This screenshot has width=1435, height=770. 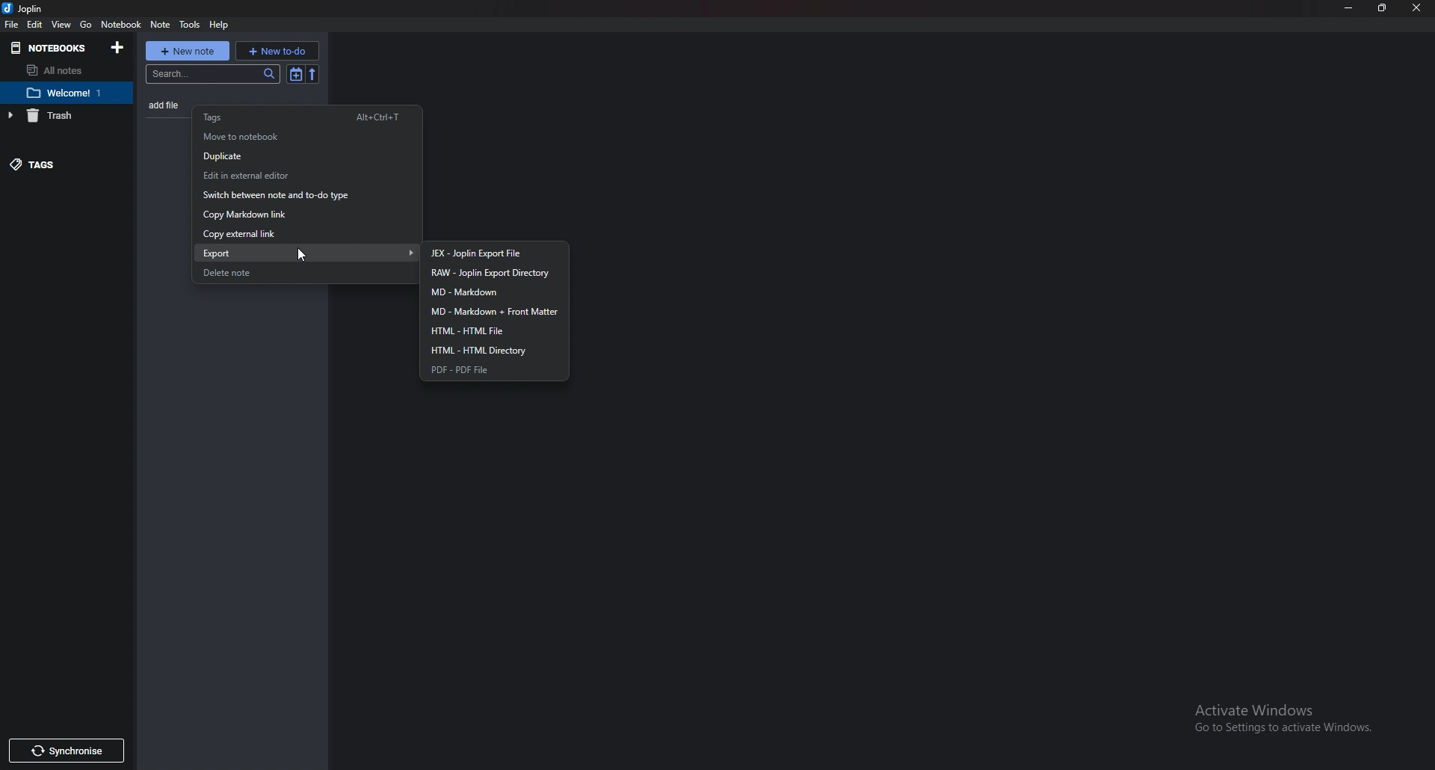 What do you see at coordinates (293, 75) in the screenshot?
I see `Toggle sort order` at bounding box center [293, 75].